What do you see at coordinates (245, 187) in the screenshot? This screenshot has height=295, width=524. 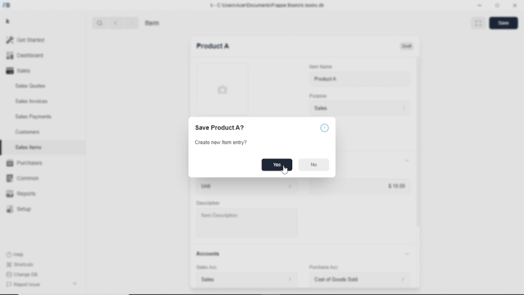 I see `Unit` at bounding box center [245, 187].